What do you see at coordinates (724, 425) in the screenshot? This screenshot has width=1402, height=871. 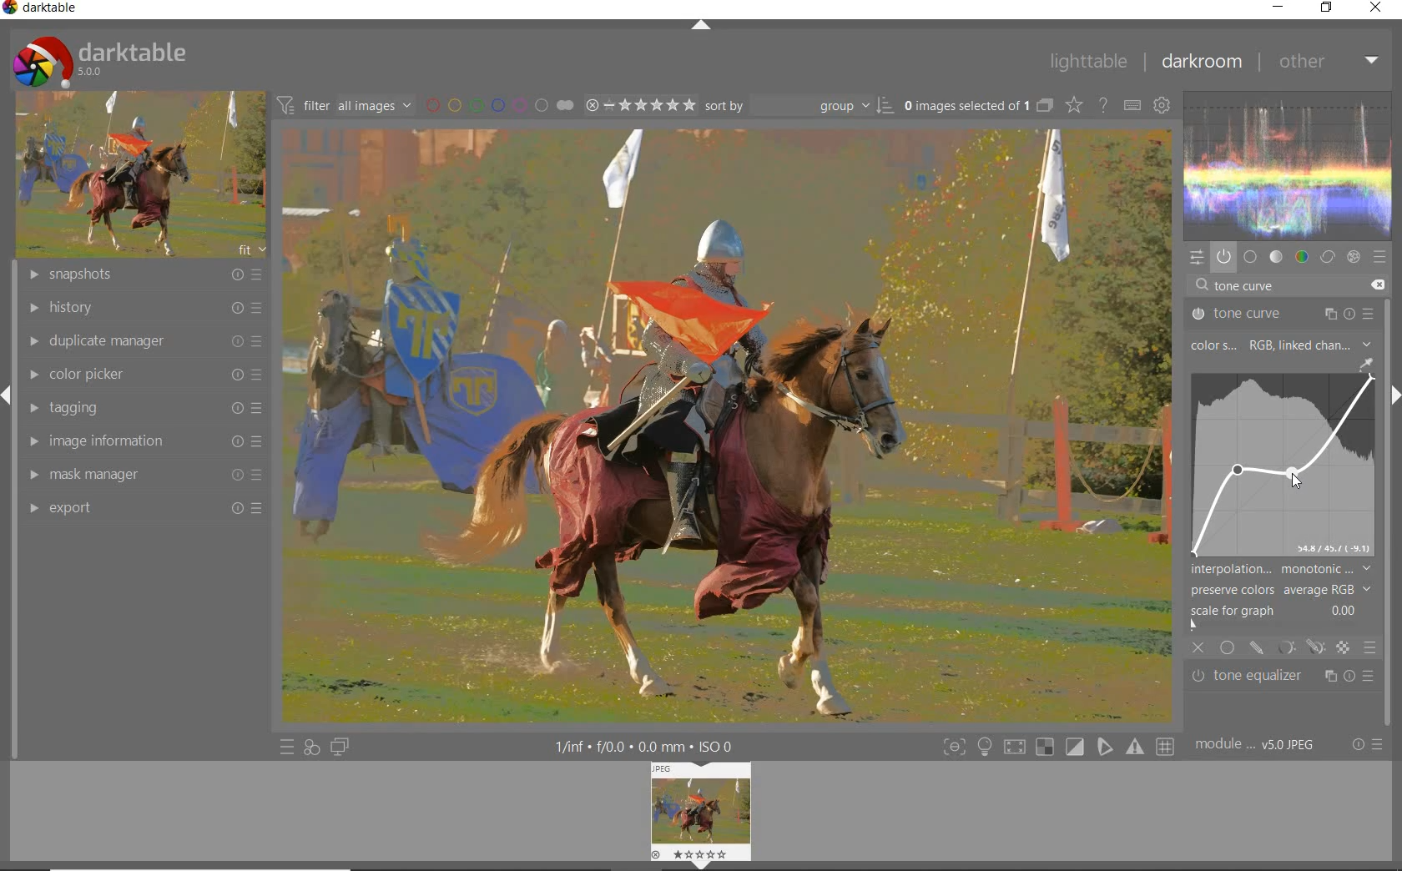 I see `selected image` at bounding box center [724, 425].